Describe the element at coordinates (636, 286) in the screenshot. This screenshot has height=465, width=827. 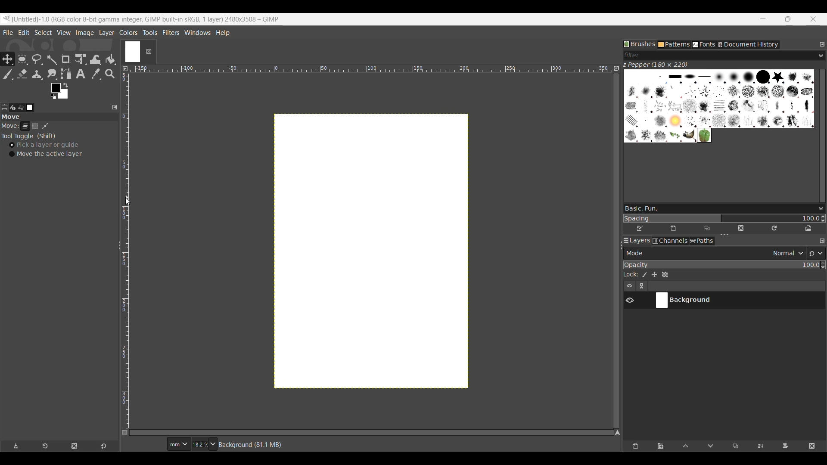
I see `Layer settings` at that location.